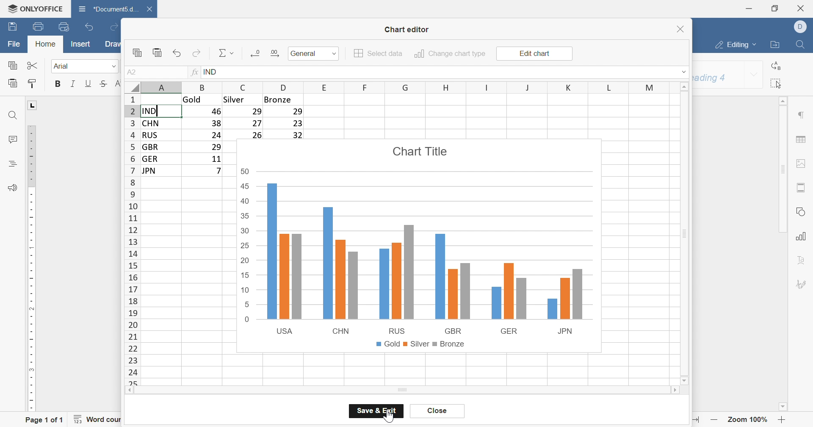 The image size is (813, 427). Describe the element at coordinates (13, 188) in the screenshot. I see `feedback & support` at that location.